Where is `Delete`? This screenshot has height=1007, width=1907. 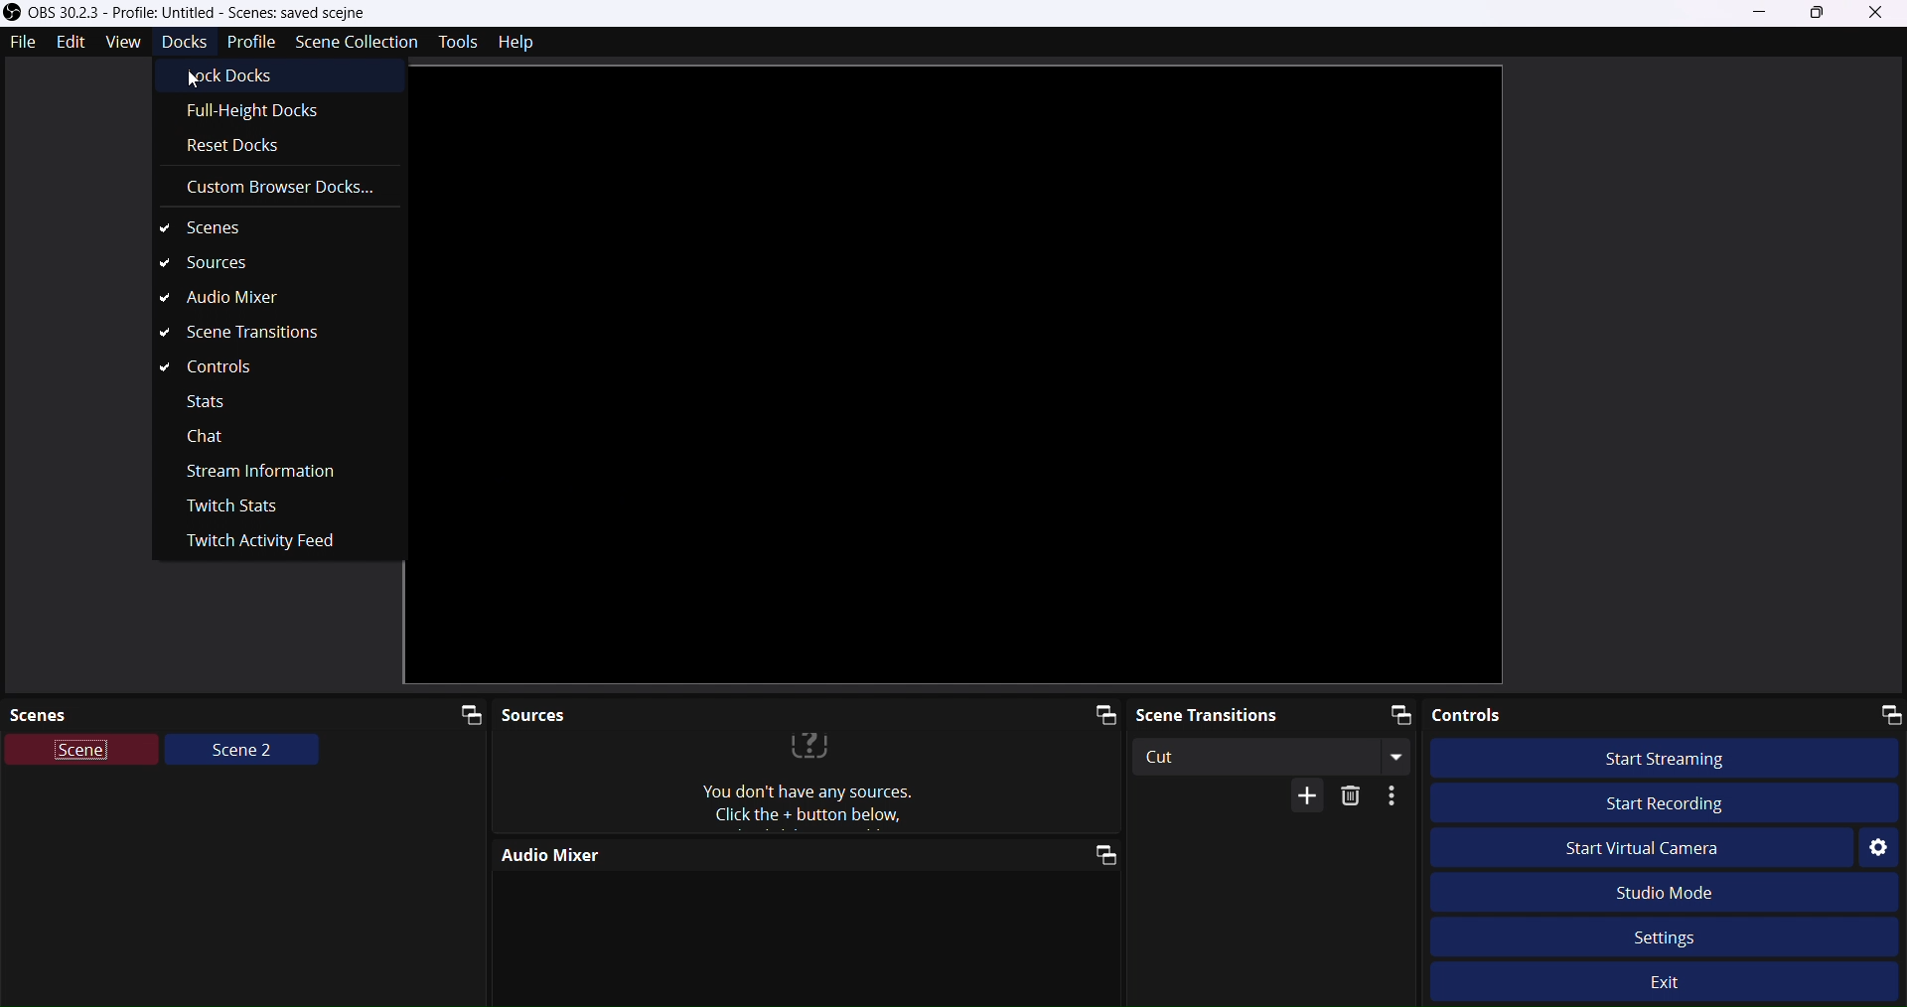 Delete is located at coordinates (1355, 796).